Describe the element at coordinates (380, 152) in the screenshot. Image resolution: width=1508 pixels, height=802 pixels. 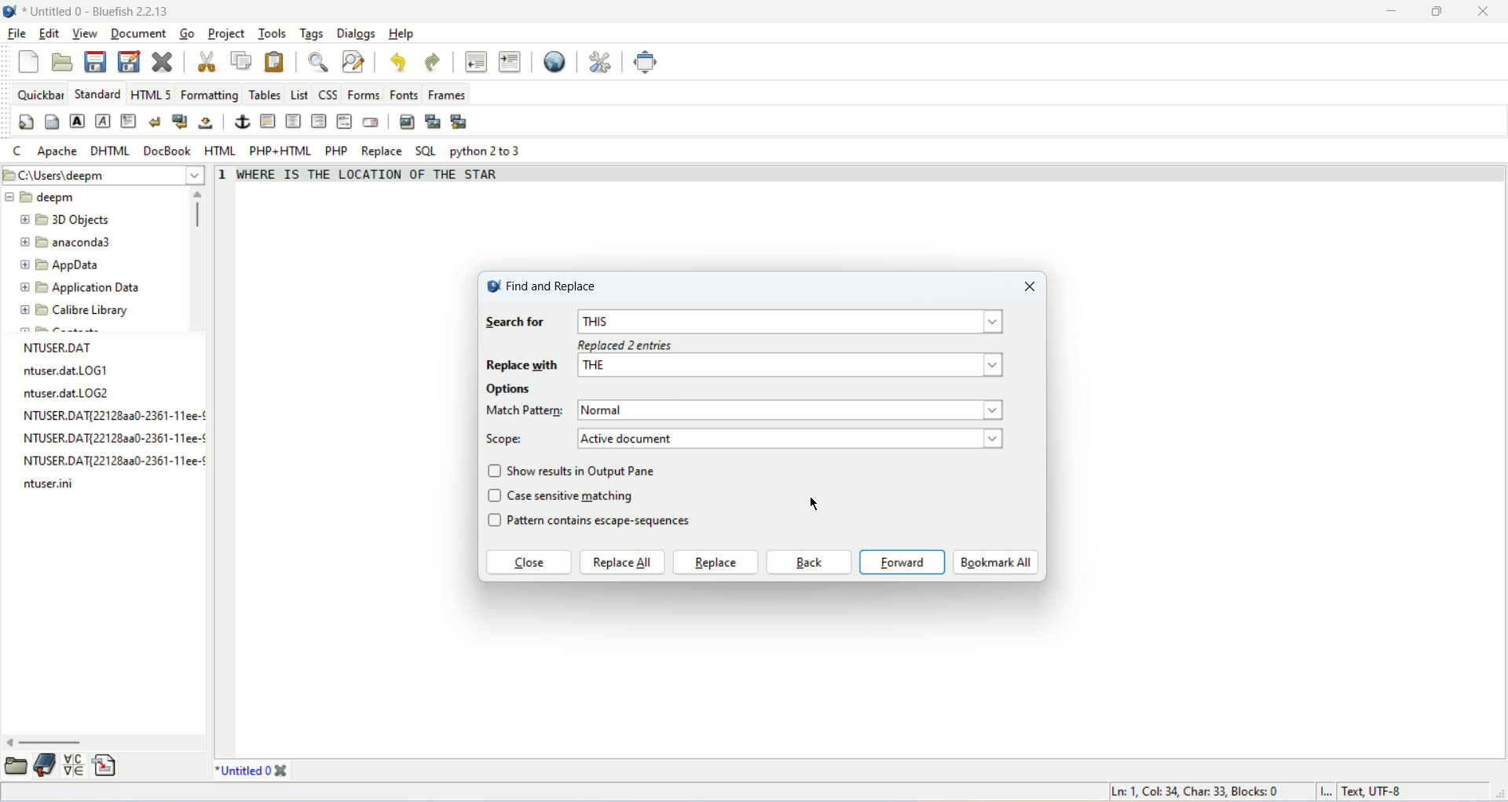
I see `replace` at that location.